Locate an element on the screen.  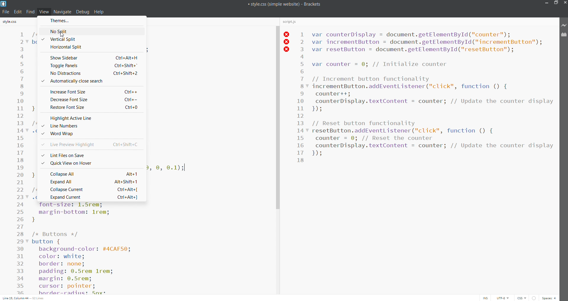
navigate is located at coordinates (62, 12).